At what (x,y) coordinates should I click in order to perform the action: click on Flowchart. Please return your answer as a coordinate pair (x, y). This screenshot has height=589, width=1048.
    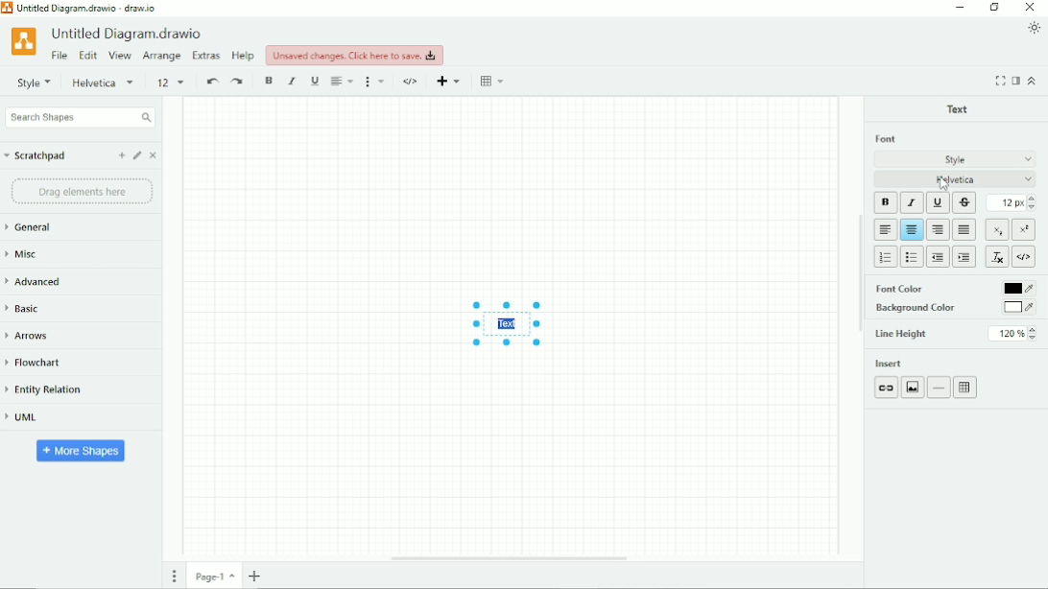
    Looking at the image, I should click on (38, 363).